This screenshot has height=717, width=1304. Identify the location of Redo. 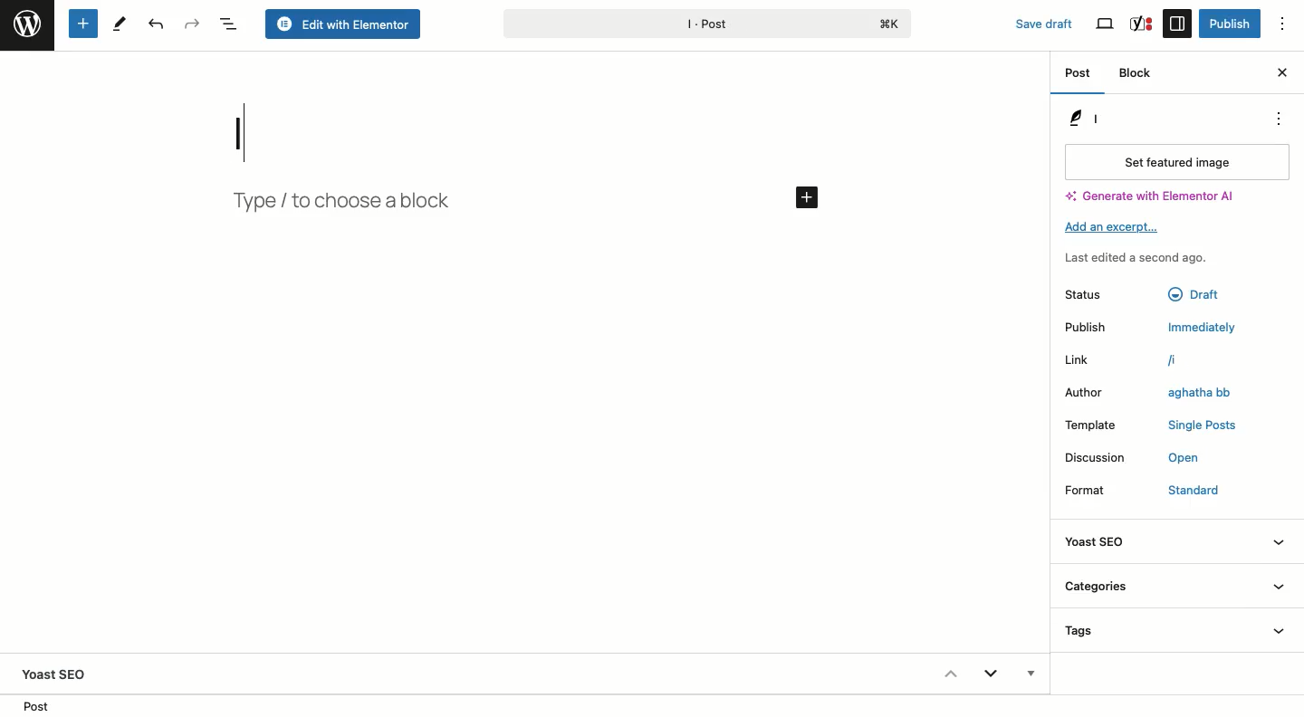
(193, 24).